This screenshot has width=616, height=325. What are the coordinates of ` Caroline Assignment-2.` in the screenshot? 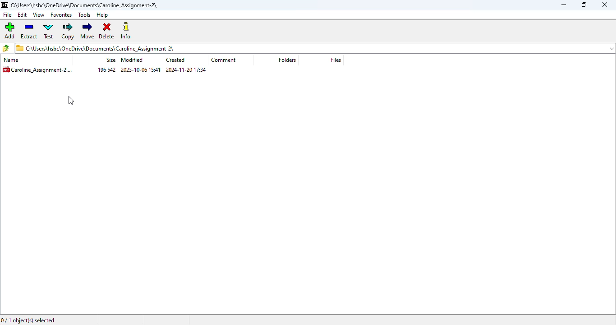 It's located at (39, 69).